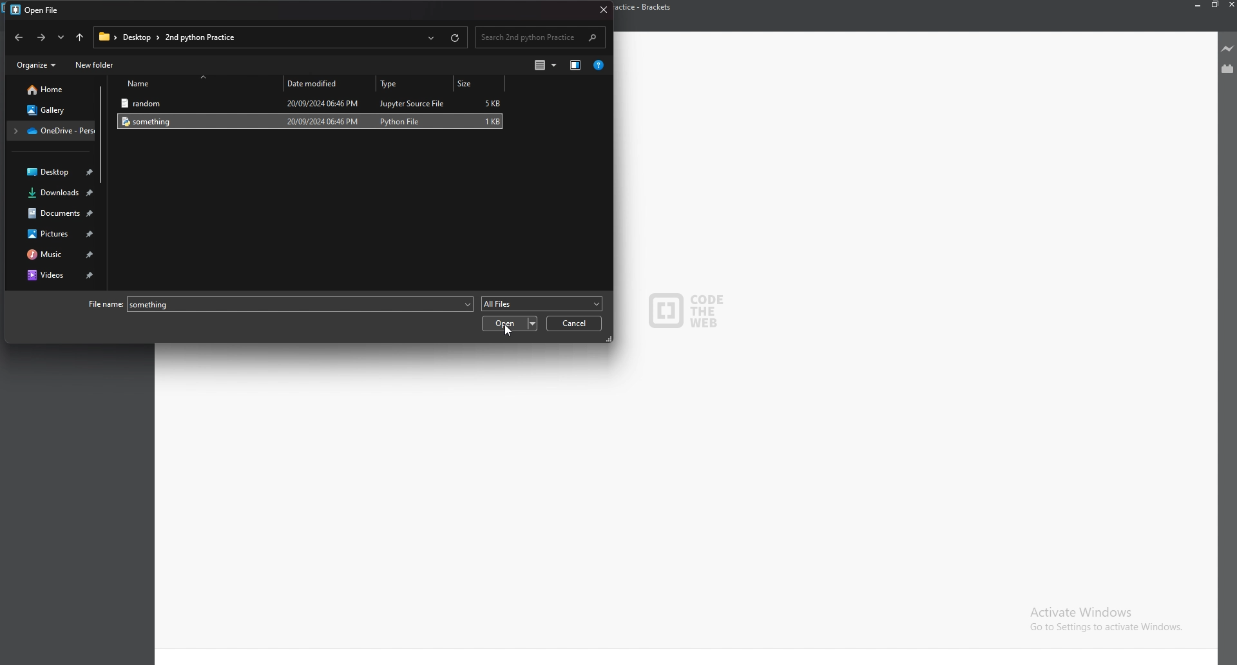 The width and height of the screenshot is (1237, 665). Describe the element at coordinates (540, 37) in the screenshot. I see `search bar` at that location.